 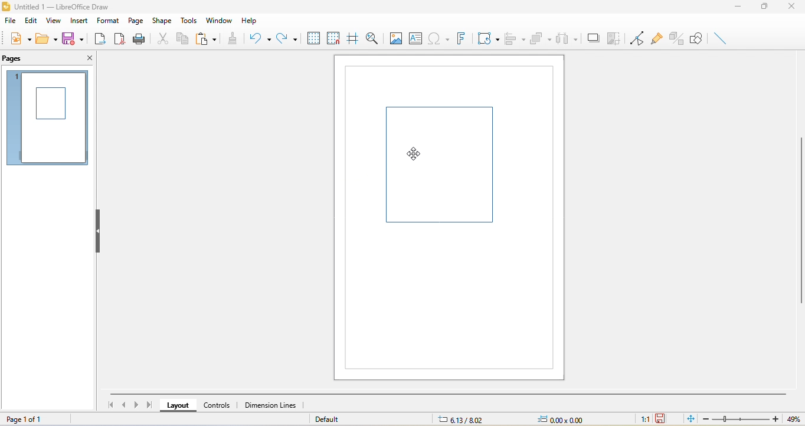 What do you see at coordinates (45, 38) in the screenshot?
I see `open` at bounding box center [45, 38].